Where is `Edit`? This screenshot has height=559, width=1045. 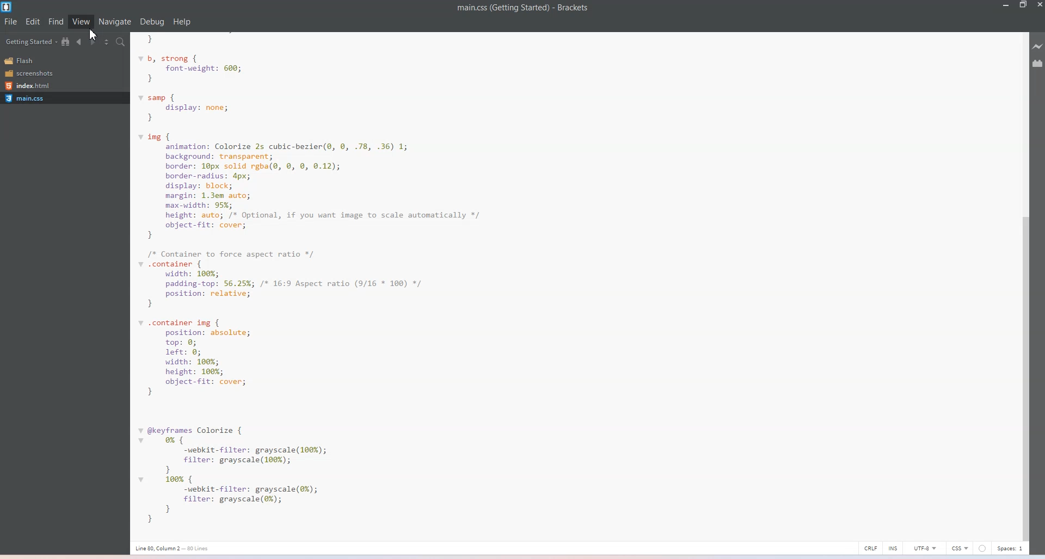 Edit is located at coordinates (33, 21).